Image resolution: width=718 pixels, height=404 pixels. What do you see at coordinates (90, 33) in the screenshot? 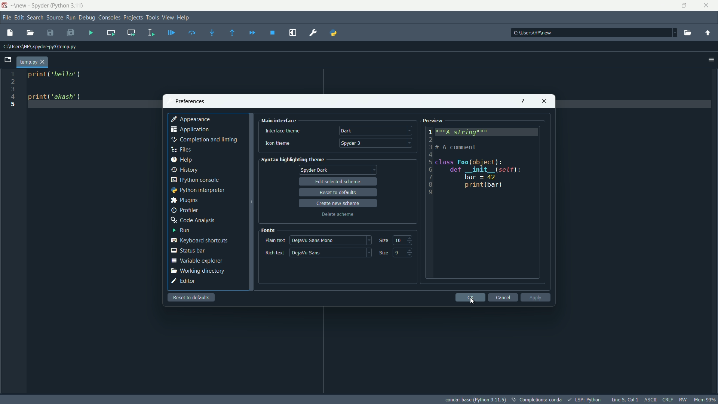
I see `run file` at bounding box center [90, 33].